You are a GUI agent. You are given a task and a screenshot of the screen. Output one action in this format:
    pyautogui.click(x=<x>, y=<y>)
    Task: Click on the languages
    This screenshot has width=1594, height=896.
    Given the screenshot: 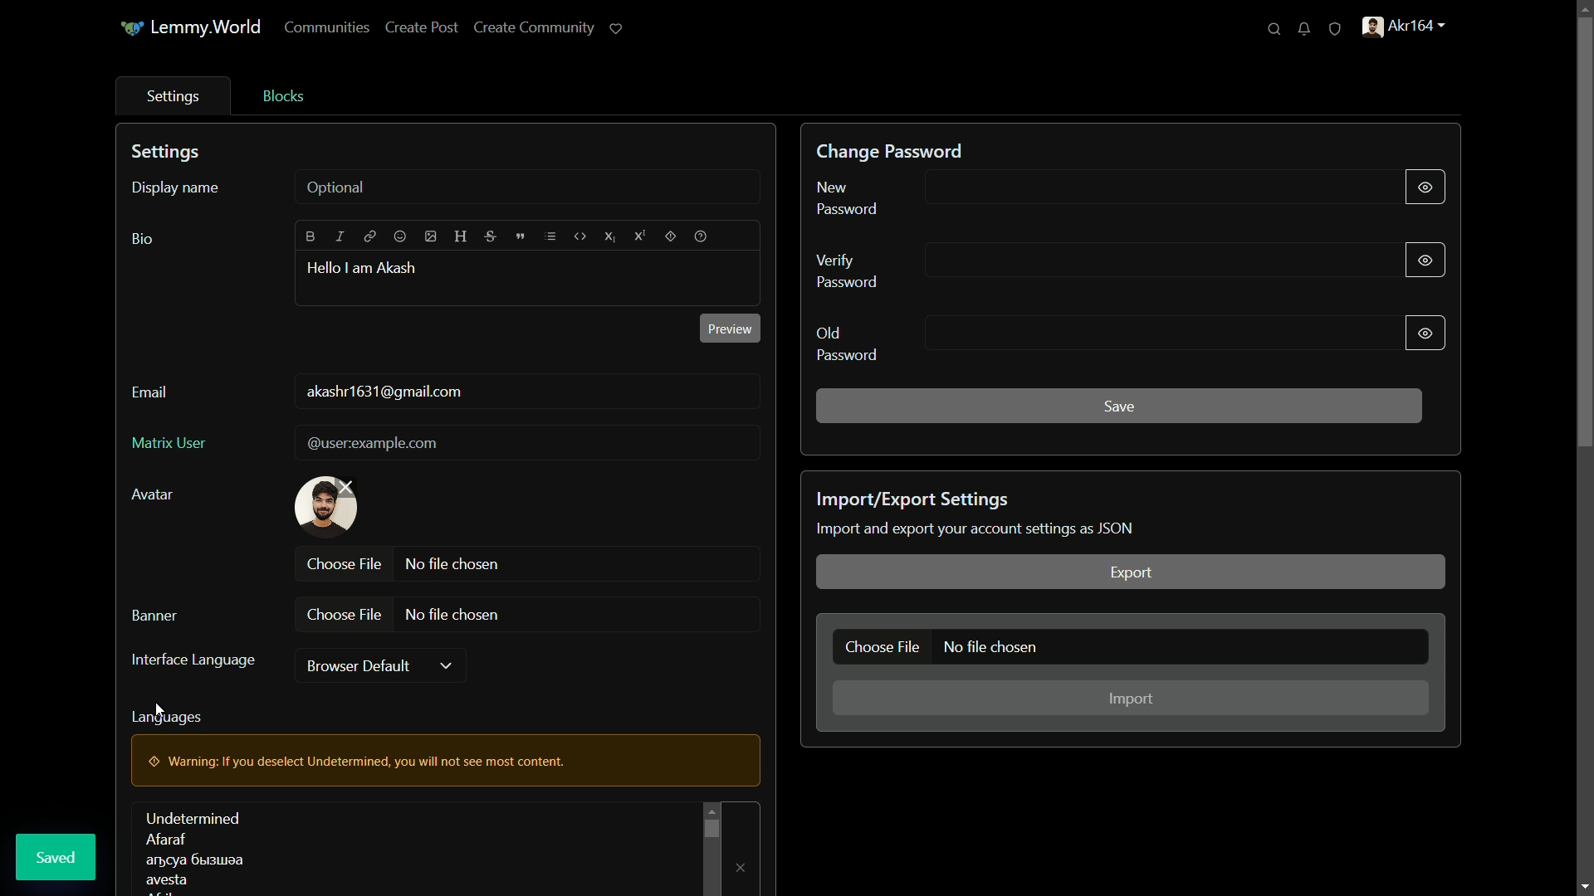 What is the action you would take?
    pyautogui.click(x=167, y=718)
    